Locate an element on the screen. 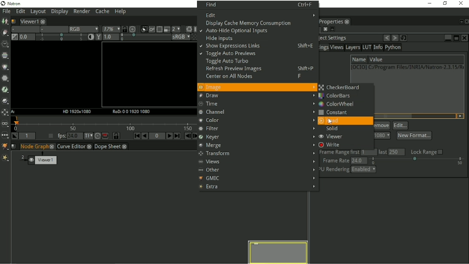 This screenshot has width=469, height=264. Minimize is located at coordinates (448, 37).